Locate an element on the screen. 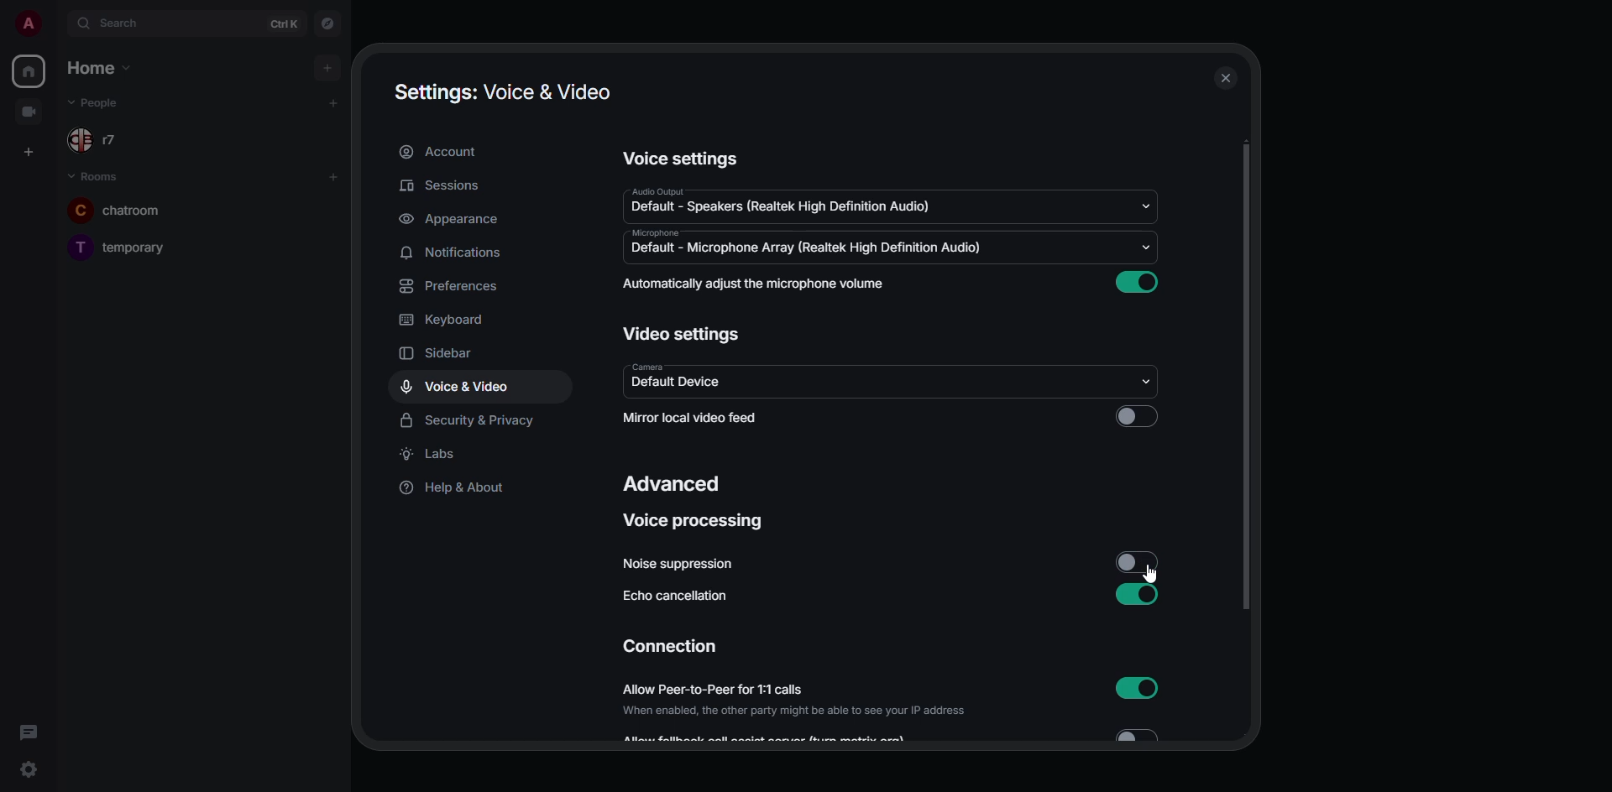 This screenshot has width=1612, height=792. add is located at coordinates (326, 65).